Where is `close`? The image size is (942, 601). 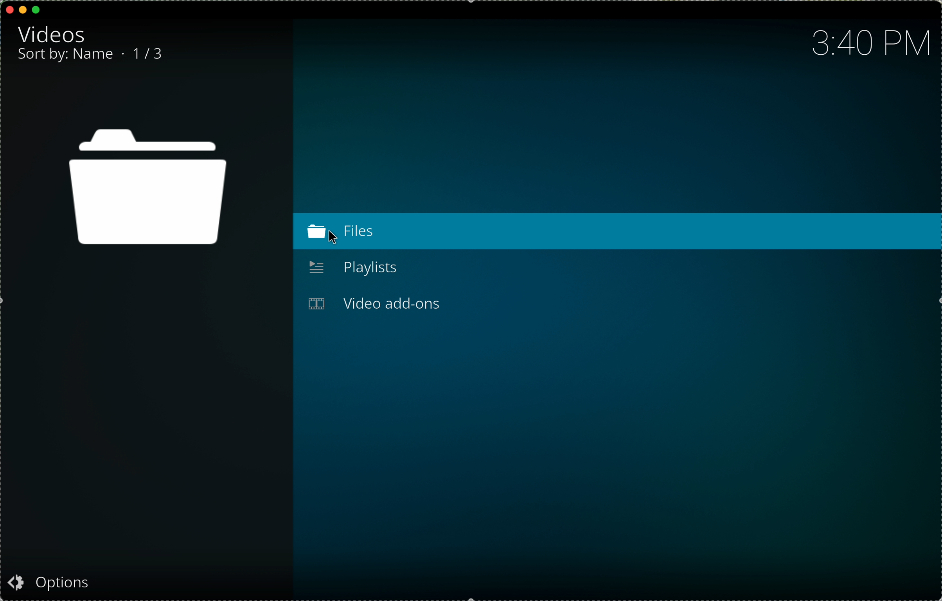
close is located at coordinates (10, 9).